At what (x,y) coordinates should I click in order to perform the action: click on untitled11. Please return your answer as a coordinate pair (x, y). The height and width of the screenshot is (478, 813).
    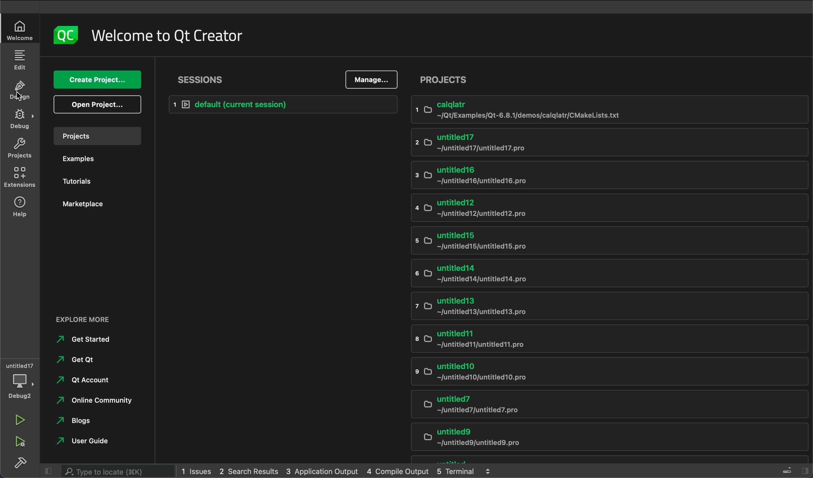
    Looking at the image, I should click on (592, 339).